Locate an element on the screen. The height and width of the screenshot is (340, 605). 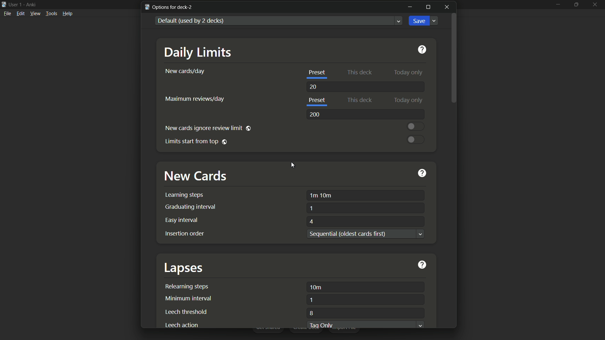
preset is located at coordinates (319, 72).